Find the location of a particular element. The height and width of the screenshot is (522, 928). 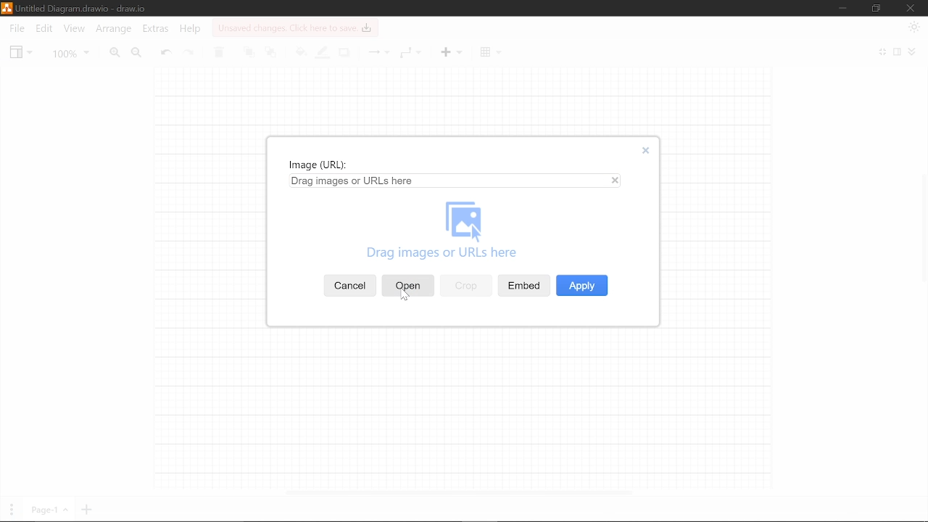

View is located at coordinates (21, 51).